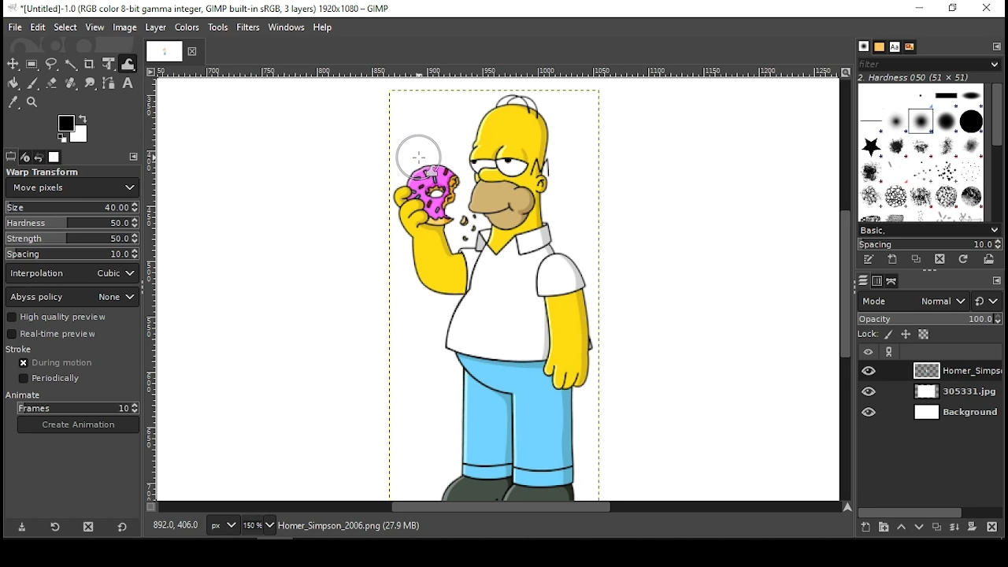 This screenshot has width=1008, height=567. Describe the element at coordinates (906, 334) in the screenshot. I see `lock position and size` at that location.